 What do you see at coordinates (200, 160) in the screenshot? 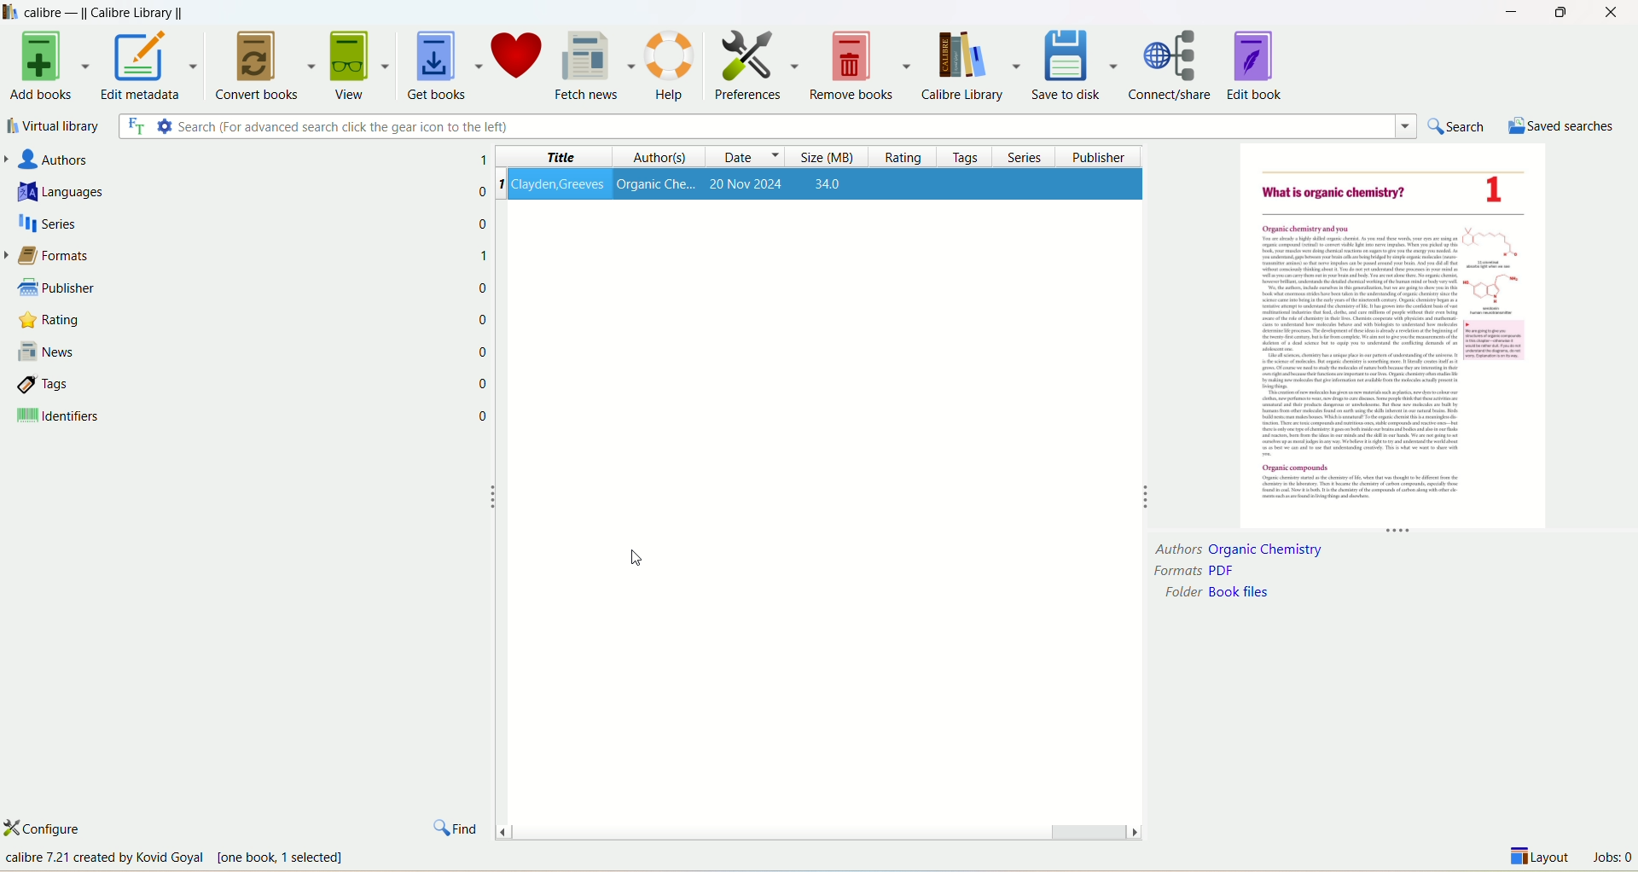
I see `authors` at bounding box center [200, 160].